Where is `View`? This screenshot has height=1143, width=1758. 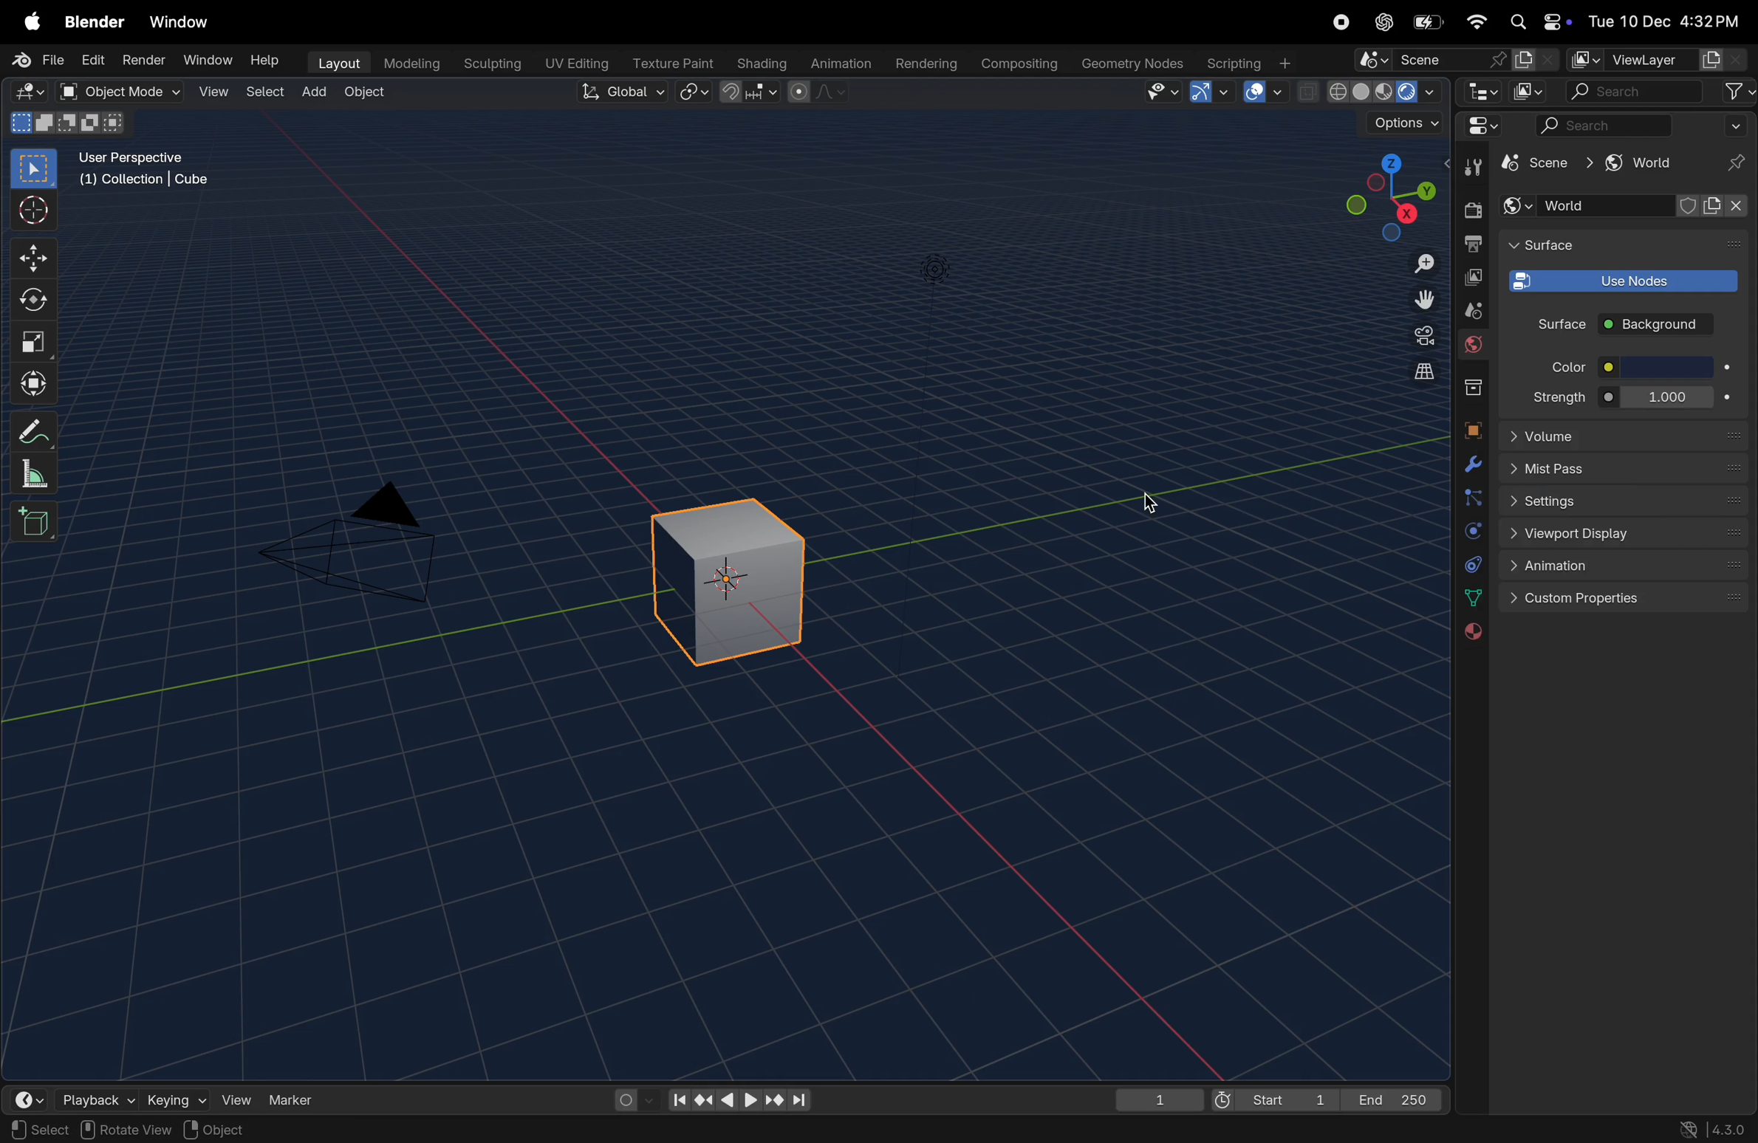 View is located at coordinates (213, 92).